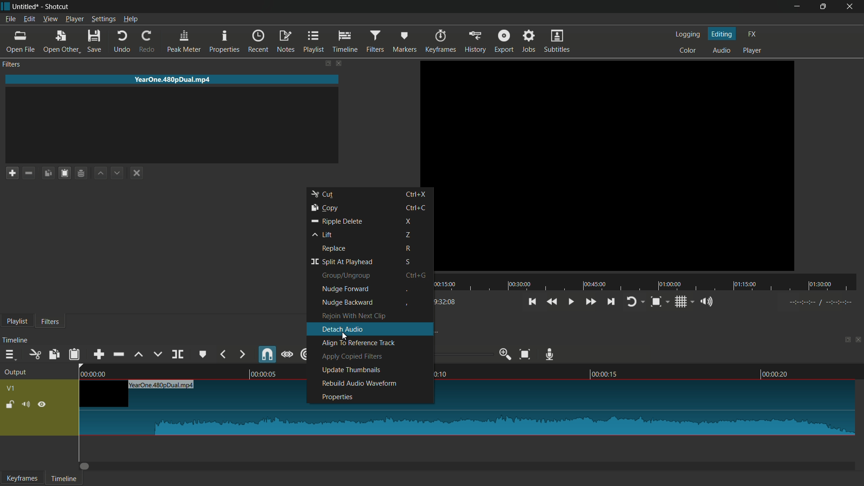 The height and width of the screenshot is (486, 864). I want to click on preview window, so click(612, 165).